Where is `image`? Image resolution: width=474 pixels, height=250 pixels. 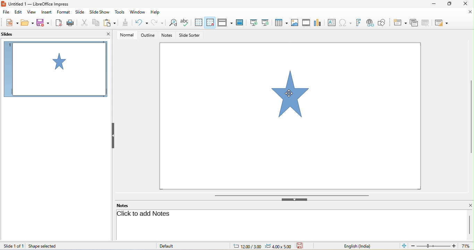
image is located at coordinates (294, 23).